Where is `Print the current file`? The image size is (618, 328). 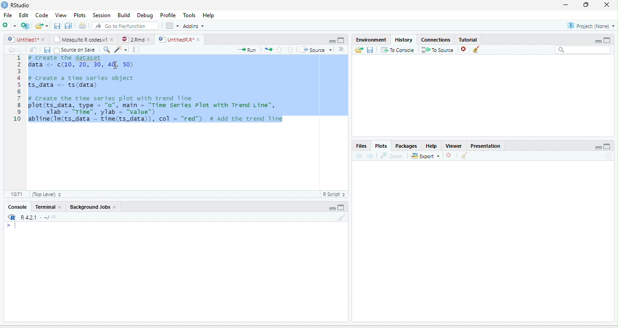
Print the current file is located at coordinates (82, 25).